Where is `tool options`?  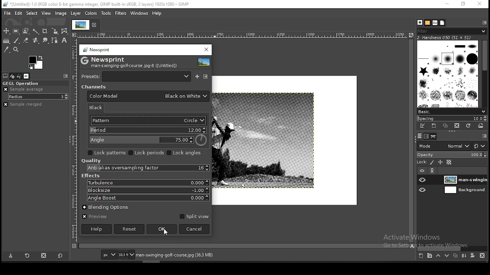 tool options is located at coordinates (5, 76).